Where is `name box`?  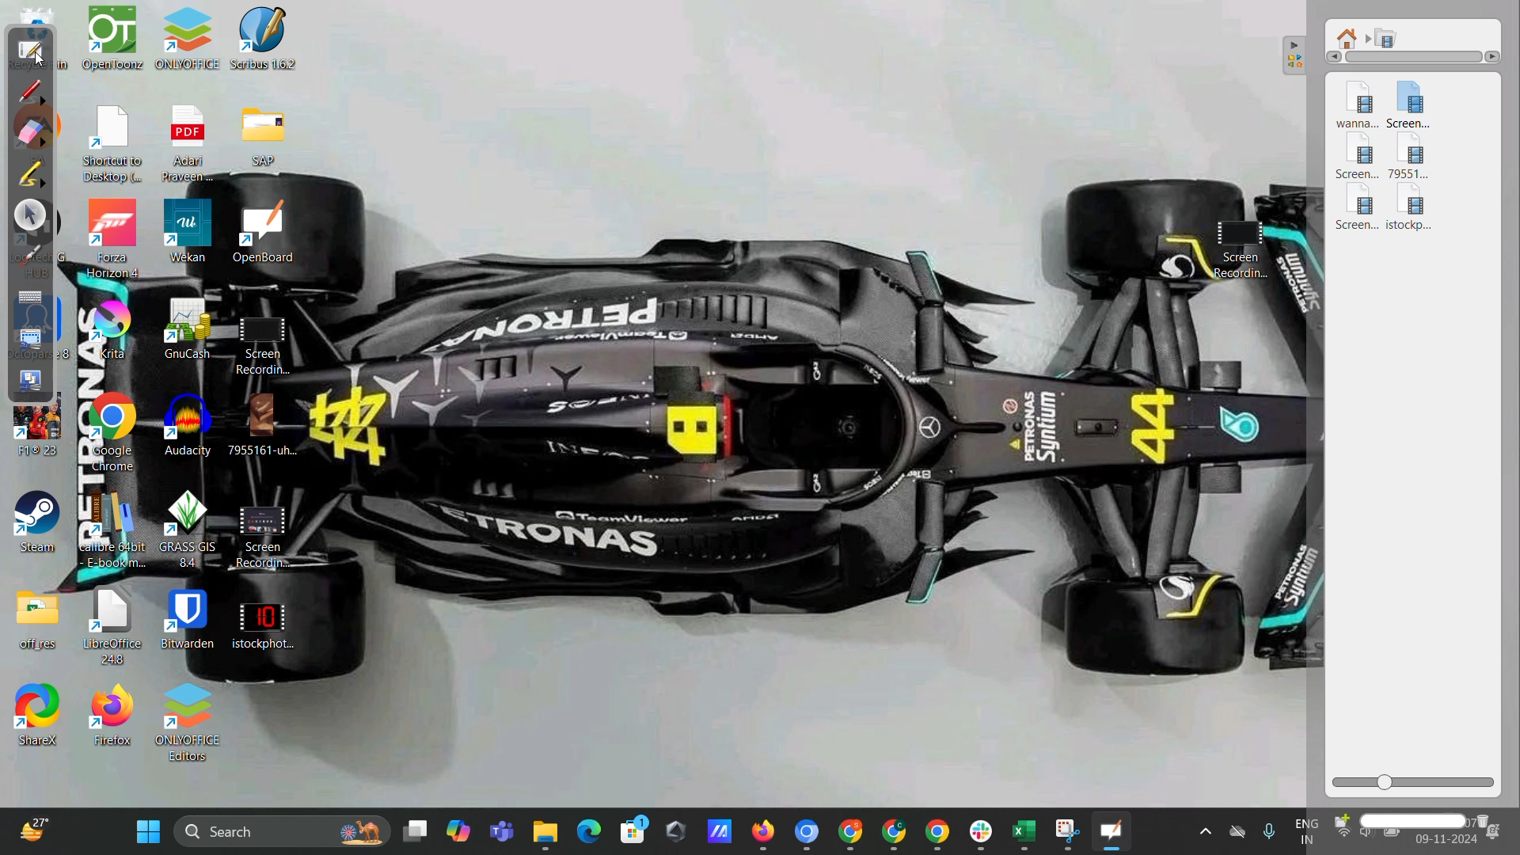 name box is located at coordinates (1415, 822).